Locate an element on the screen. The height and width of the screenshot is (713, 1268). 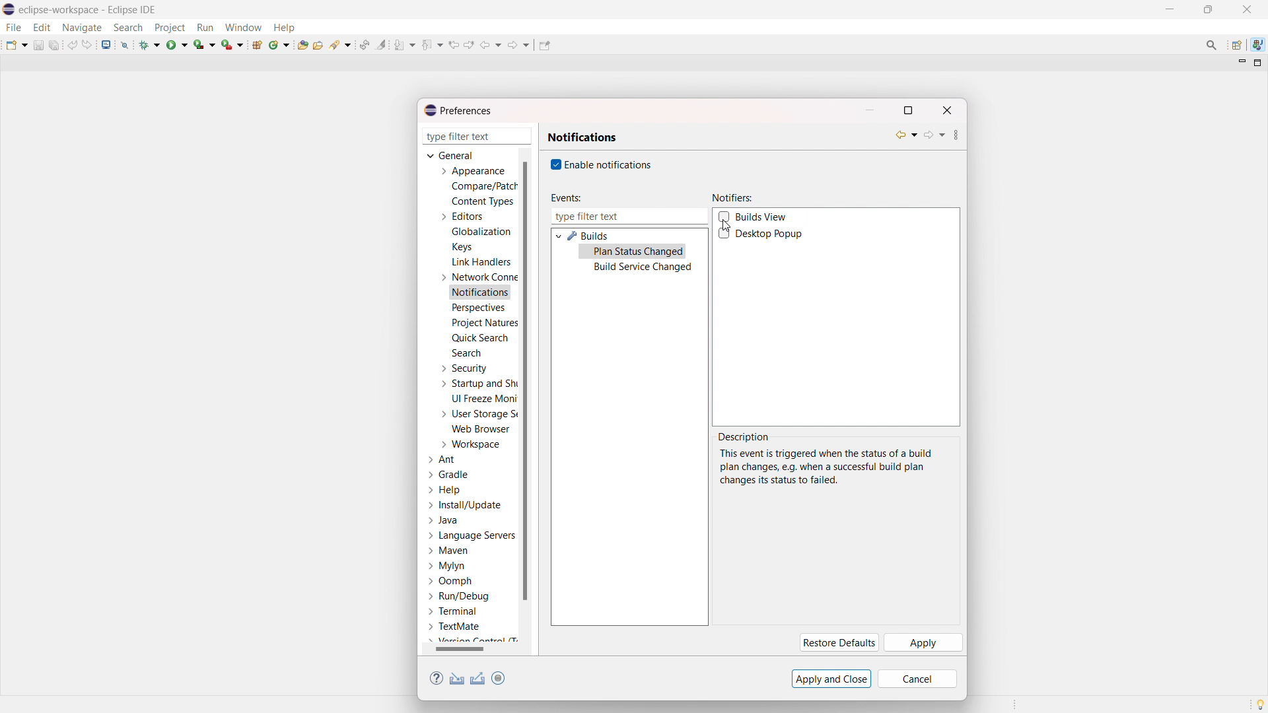
link handlers is located at coordinates (481, 262).